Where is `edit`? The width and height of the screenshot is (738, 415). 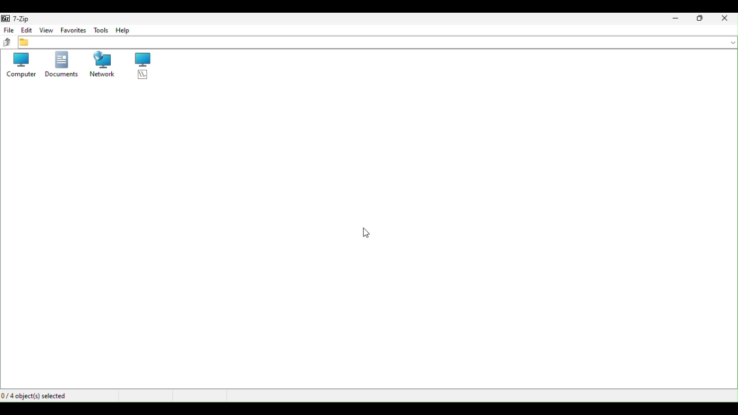 edit is located at coordinates (27, 30).